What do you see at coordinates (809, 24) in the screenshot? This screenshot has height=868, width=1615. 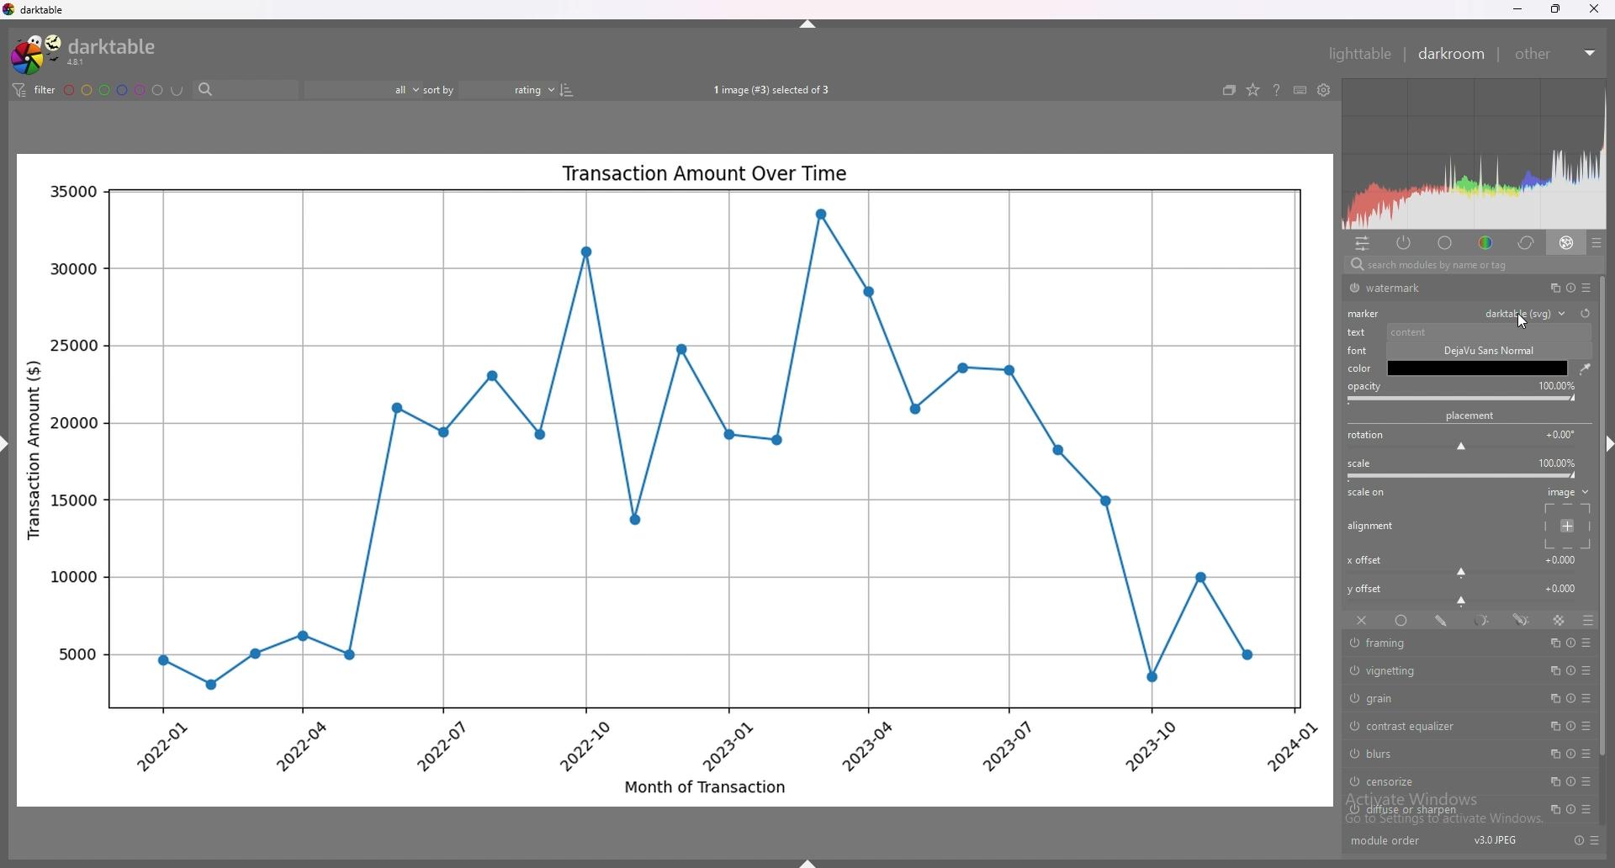 I see `hide` at bounding box center [809, 24].